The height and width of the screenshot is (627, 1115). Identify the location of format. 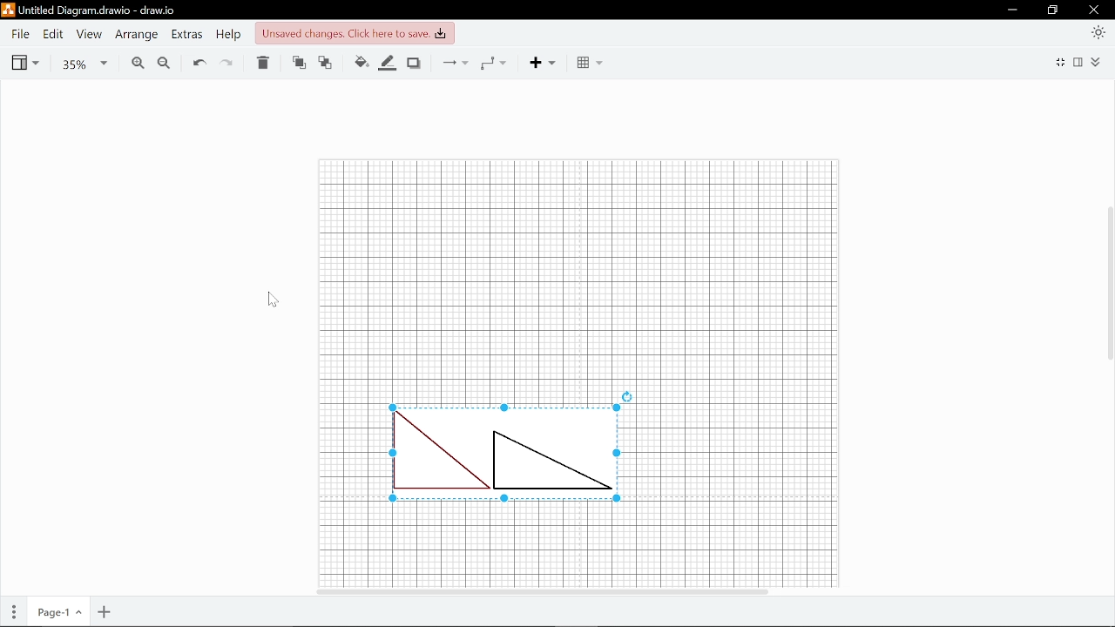
(1079, 64).